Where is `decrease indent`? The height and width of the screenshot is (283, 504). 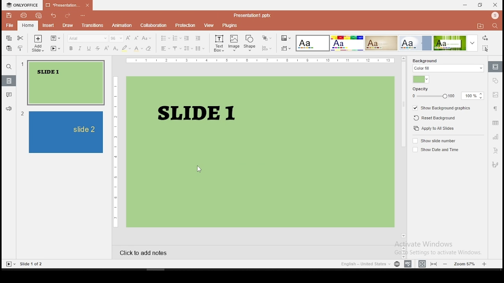
decrease indent is located at coordinates (187, 38).